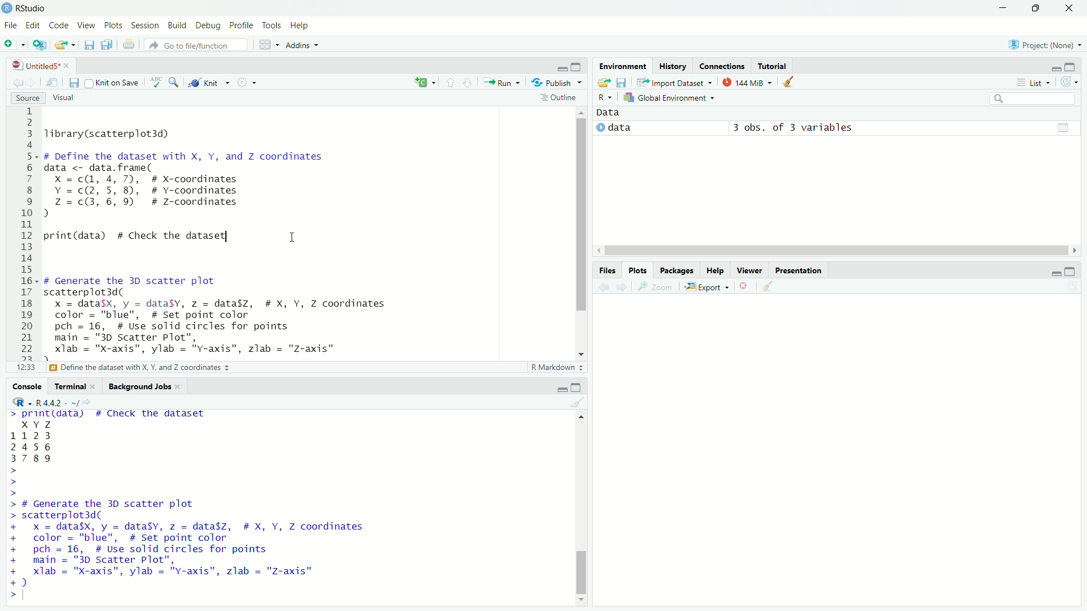 Image resolution: width=1087 pixels, height=611 pixels. Describe the element at coordinates (246, 81) in the screenshot. I see `settings` at that location.